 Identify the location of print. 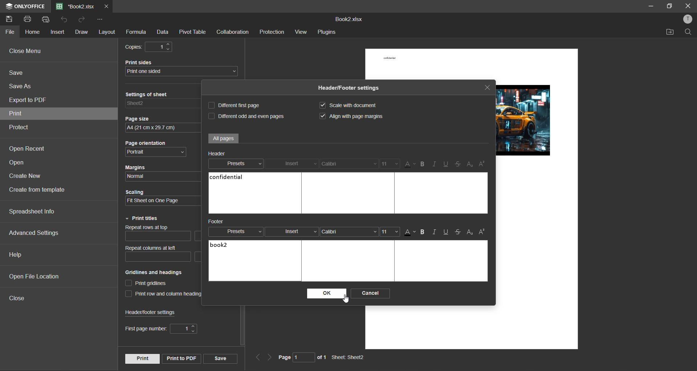
(29, 19).